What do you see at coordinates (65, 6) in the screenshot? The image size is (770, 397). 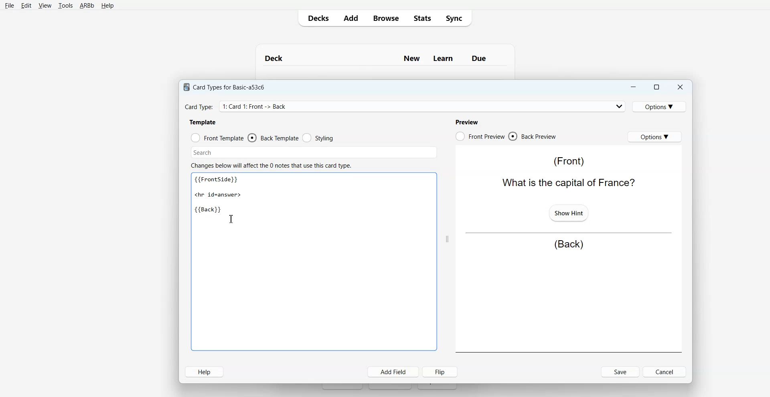 I see `Tools` at bounding box center [65, 6].